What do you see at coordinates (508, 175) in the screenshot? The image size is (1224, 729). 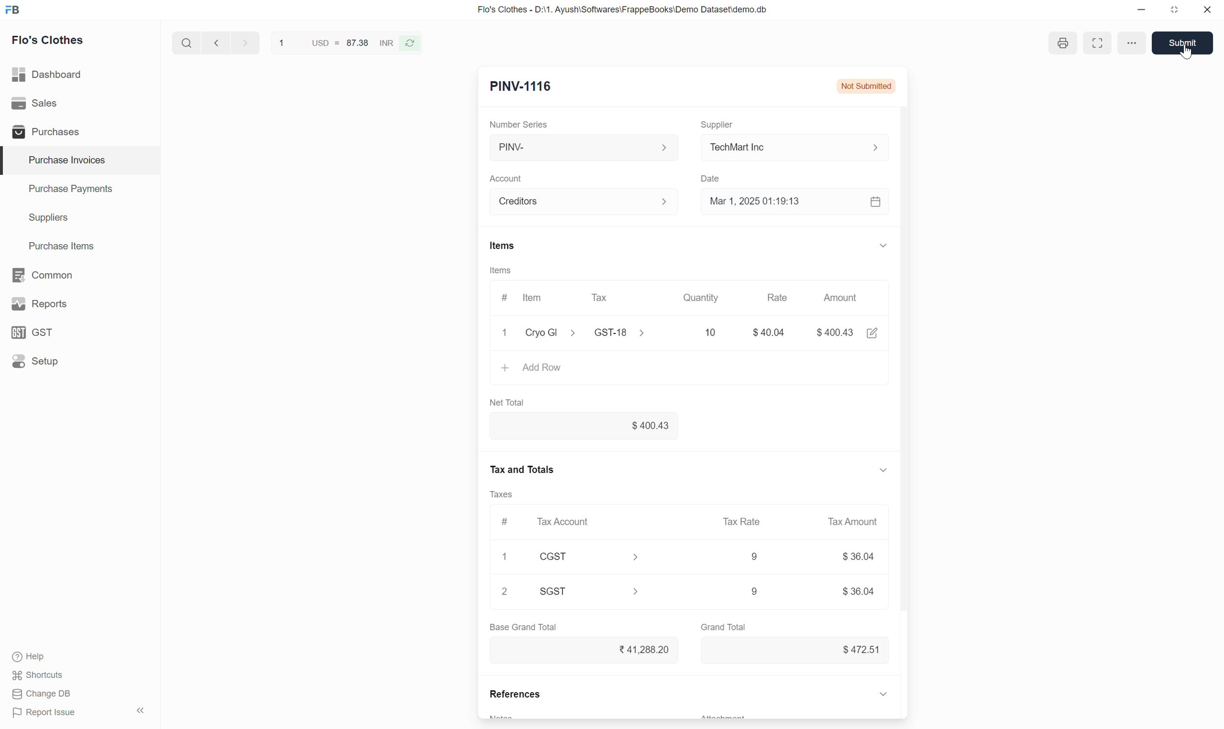 I see `Account` at bounding box center [508, 175].